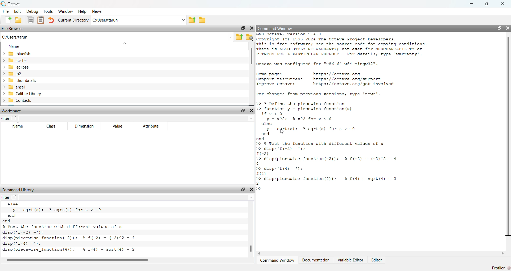 Image resolution: width=511 pixels, height=271 pixels. Describe the element at coordinates (252, 27) in the screenshot. I see `Close` at that location.